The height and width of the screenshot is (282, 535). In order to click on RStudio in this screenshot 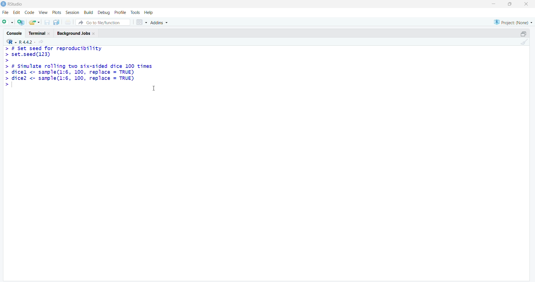, I will do `click(16, 4)`.